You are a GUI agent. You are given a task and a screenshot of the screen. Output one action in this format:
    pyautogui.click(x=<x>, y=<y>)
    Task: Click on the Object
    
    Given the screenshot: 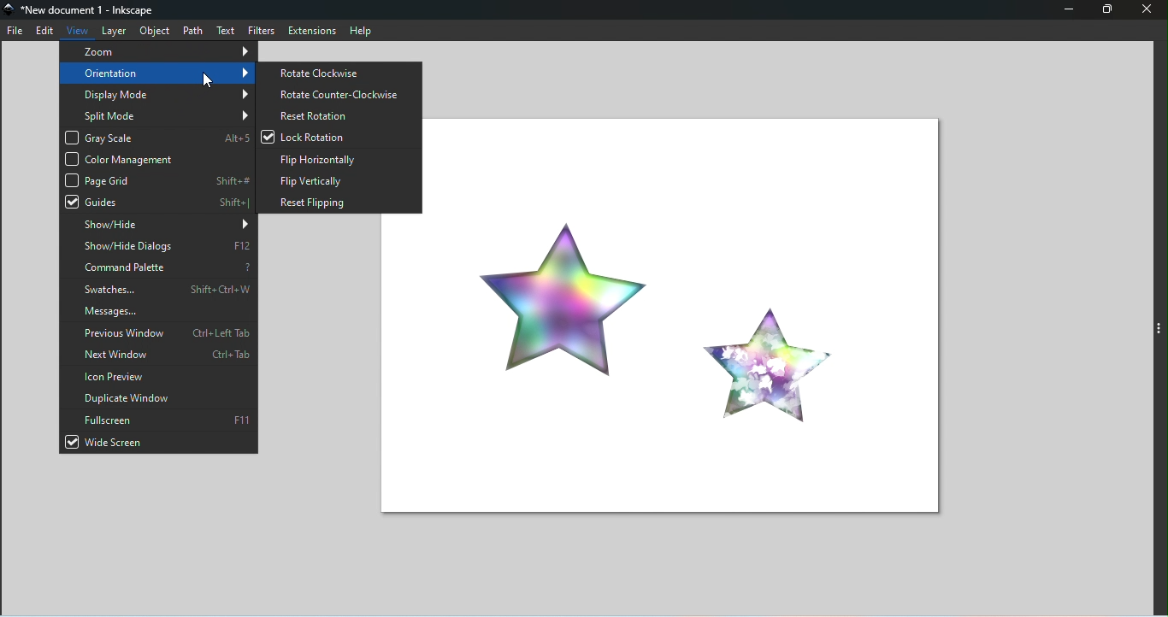 What is the action you would take?
    pyautogui.click(x=155, y=31)
    